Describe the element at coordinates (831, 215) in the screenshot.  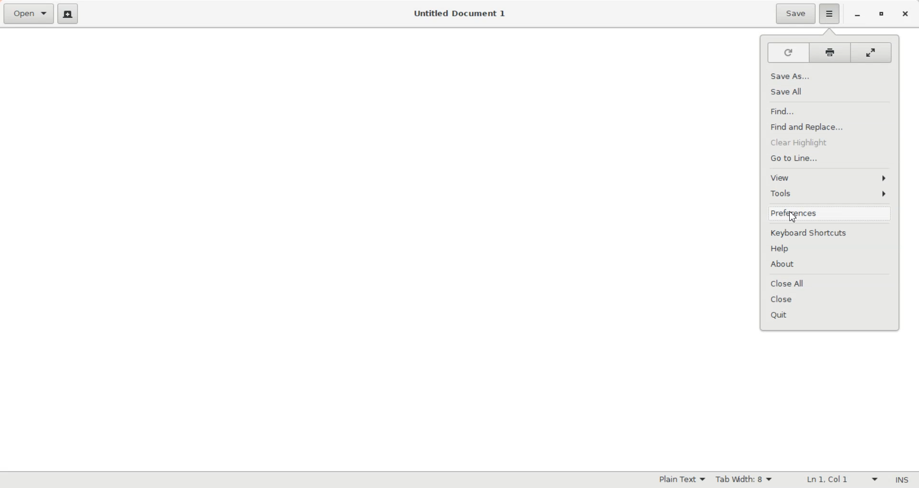
I see `Preferences` at that location.